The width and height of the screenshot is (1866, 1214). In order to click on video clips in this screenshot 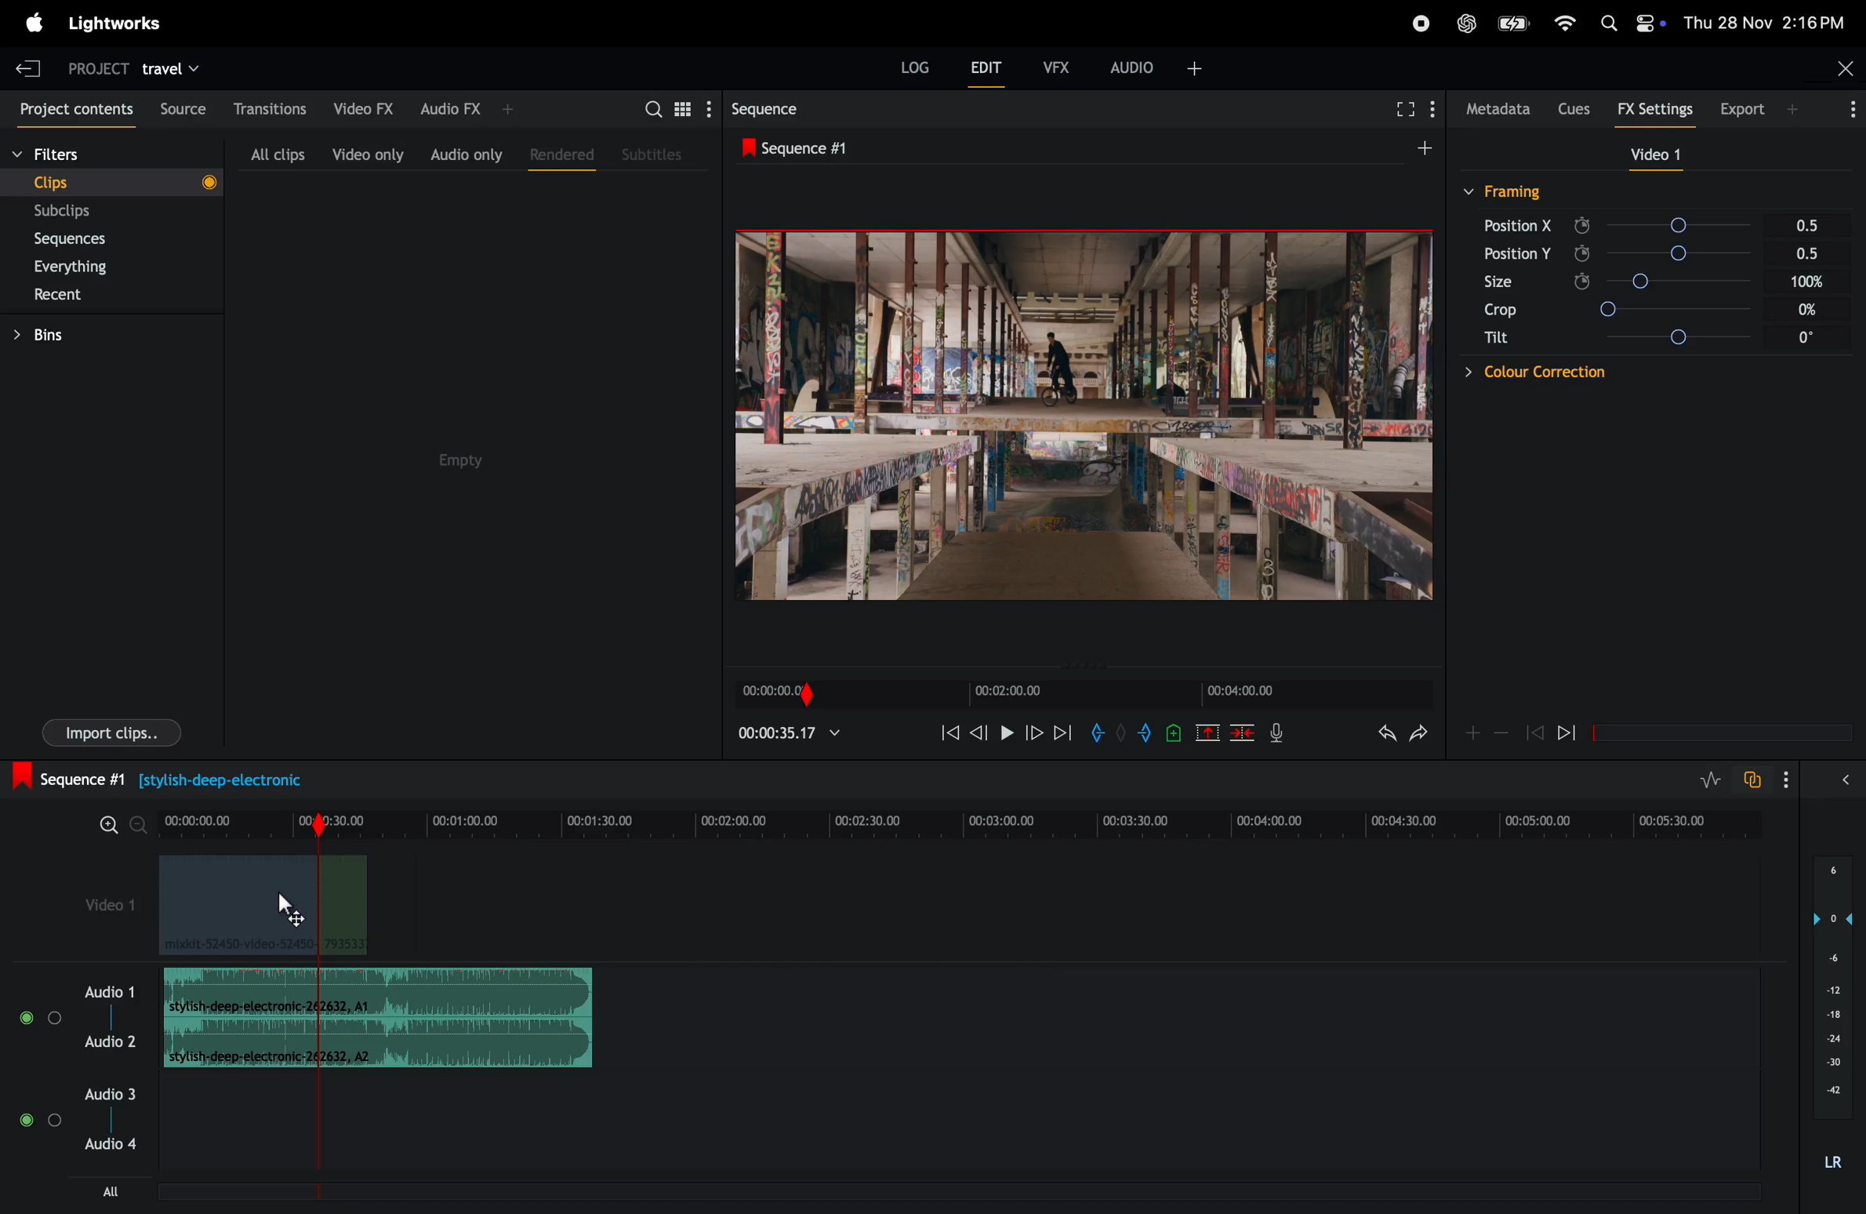, I will do `click(260, 905)`.